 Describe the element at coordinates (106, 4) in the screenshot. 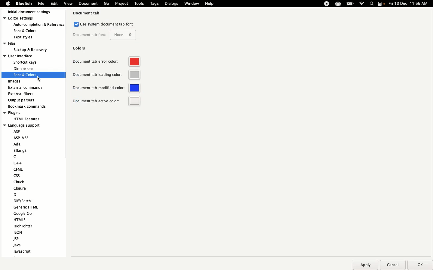

I see `Go` at that location.